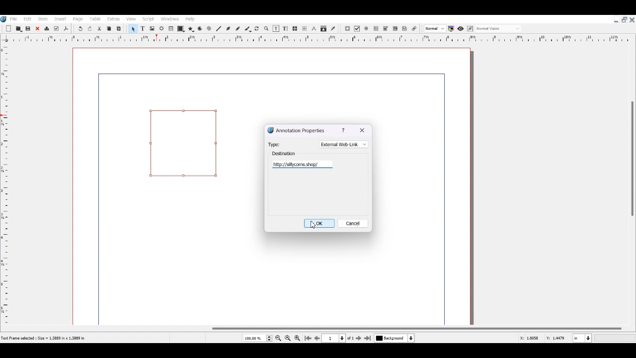  What do you see at coordinates (131, 19) in the screenshot?
I see `View` at bounding box center [131, 19].